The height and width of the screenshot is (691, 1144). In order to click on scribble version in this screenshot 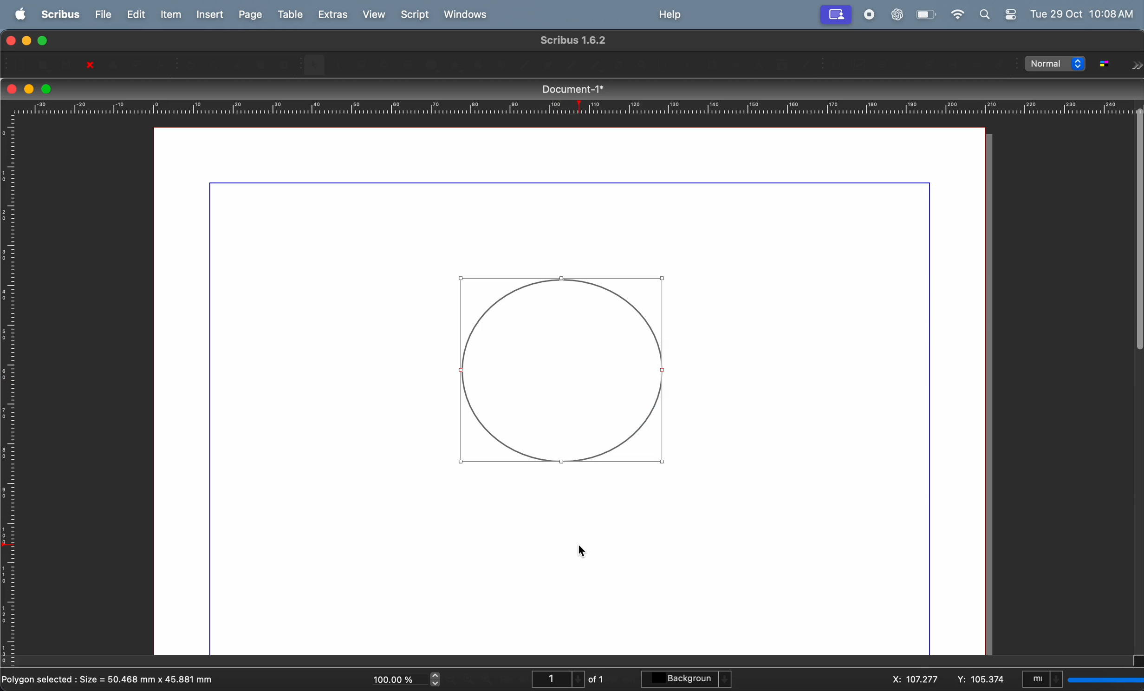, I will do `click(572, 40)`.